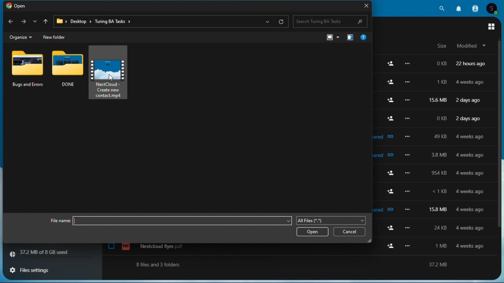  I want to click on shared, so click(383, 210).